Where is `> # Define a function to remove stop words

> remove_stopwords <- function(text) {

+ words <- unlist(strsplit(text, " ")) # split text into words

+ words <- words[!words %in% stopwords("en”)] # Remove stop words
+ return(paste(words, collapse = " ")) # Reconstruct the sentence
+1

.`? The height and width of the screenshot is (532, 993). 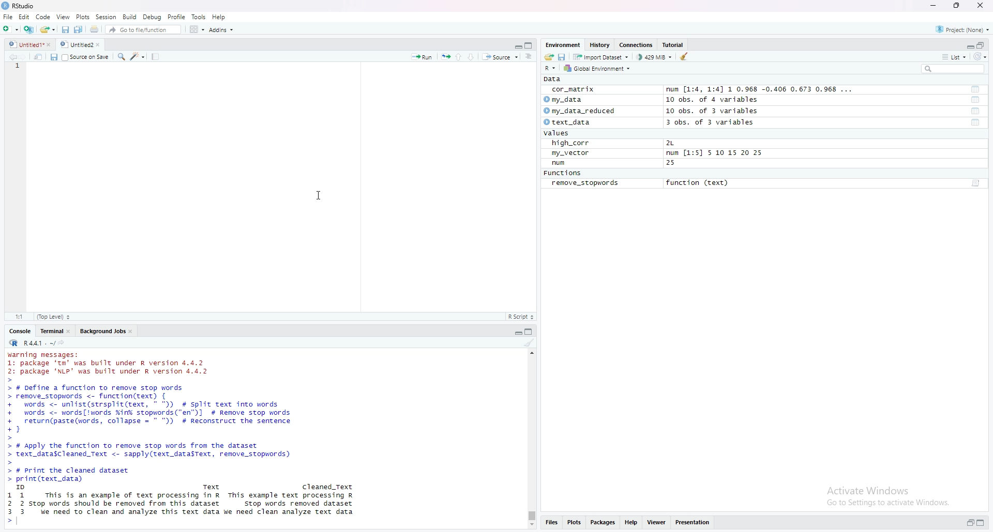
> # Define a function to remove stop words

> remove_stopwords <- function(text) {

+ words <- unlist(strsplit(text, " ")) # split text into words

+ words <- words[!words %in% stopwords("en”)] # Remove stop words
+ return(paste(words, collapse = " ")) # Reconstruct the sentence
+1

. is located at coordinates (162, 411).